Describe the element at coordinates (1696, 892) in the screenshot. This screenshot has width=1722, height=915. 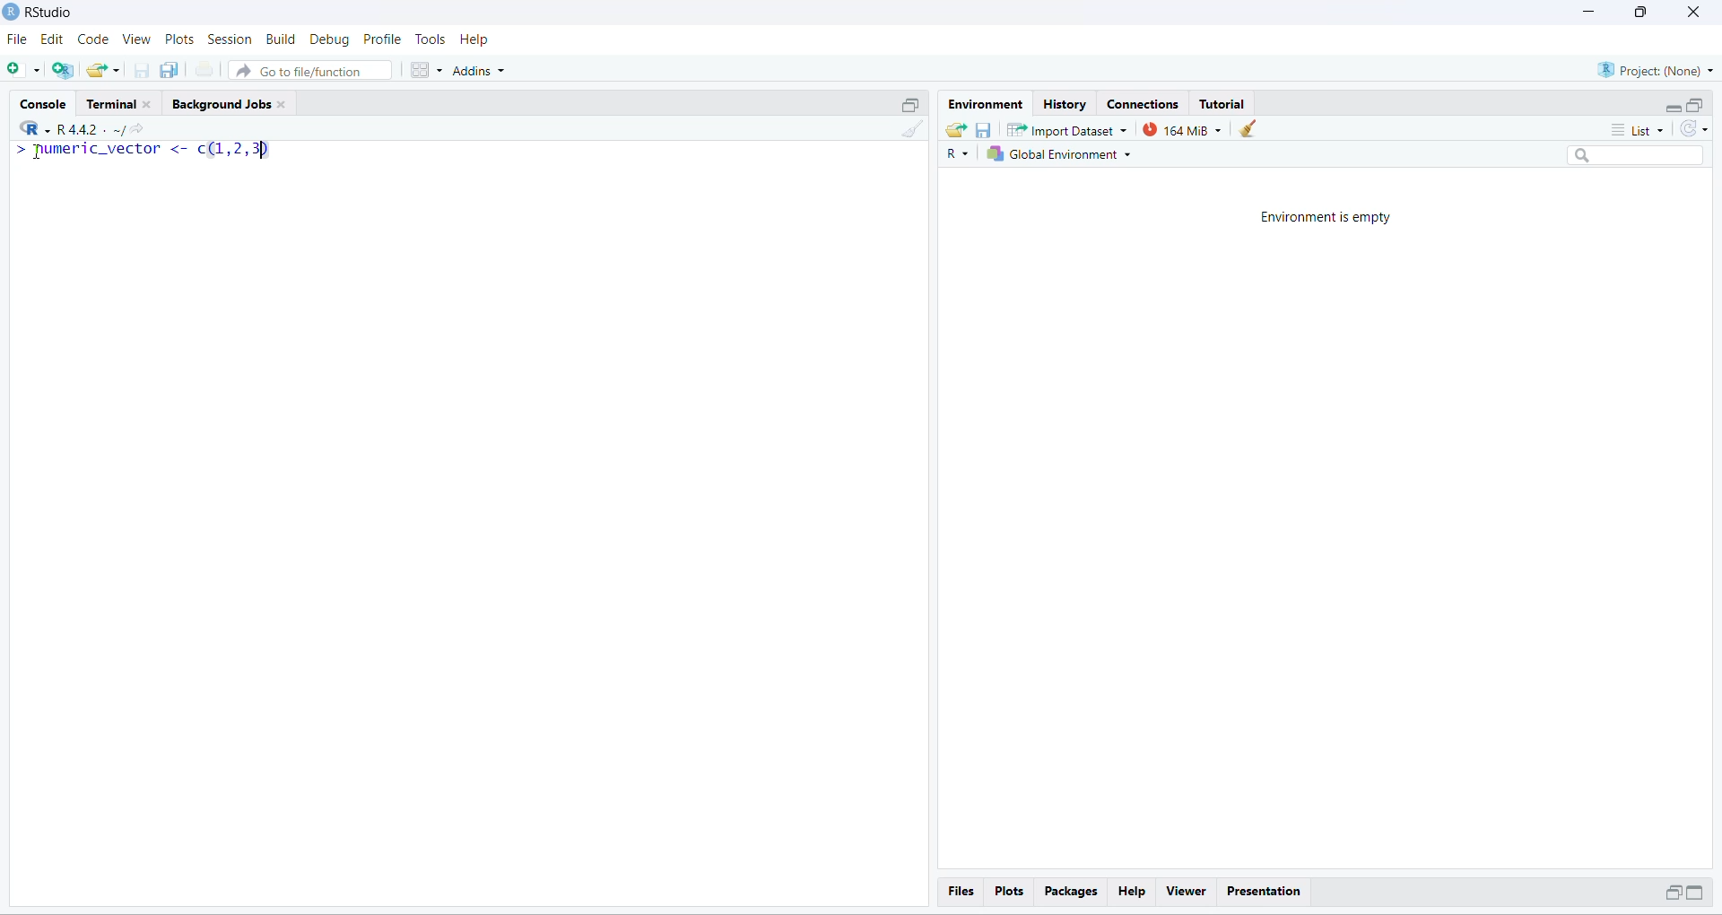
I see `maximize` at that location.